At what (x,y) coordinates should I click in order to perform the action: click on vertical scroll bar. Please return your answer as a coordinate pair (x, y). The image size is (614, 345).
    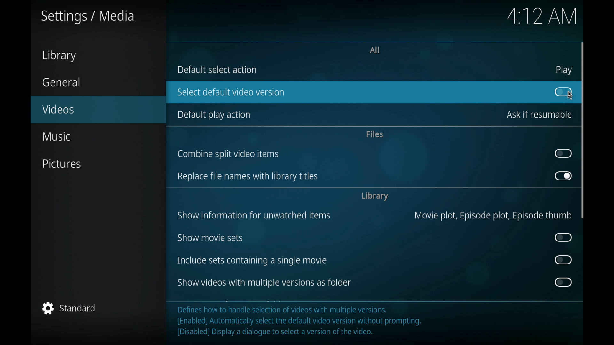
    Looking at the image, I should click on (583, 131).